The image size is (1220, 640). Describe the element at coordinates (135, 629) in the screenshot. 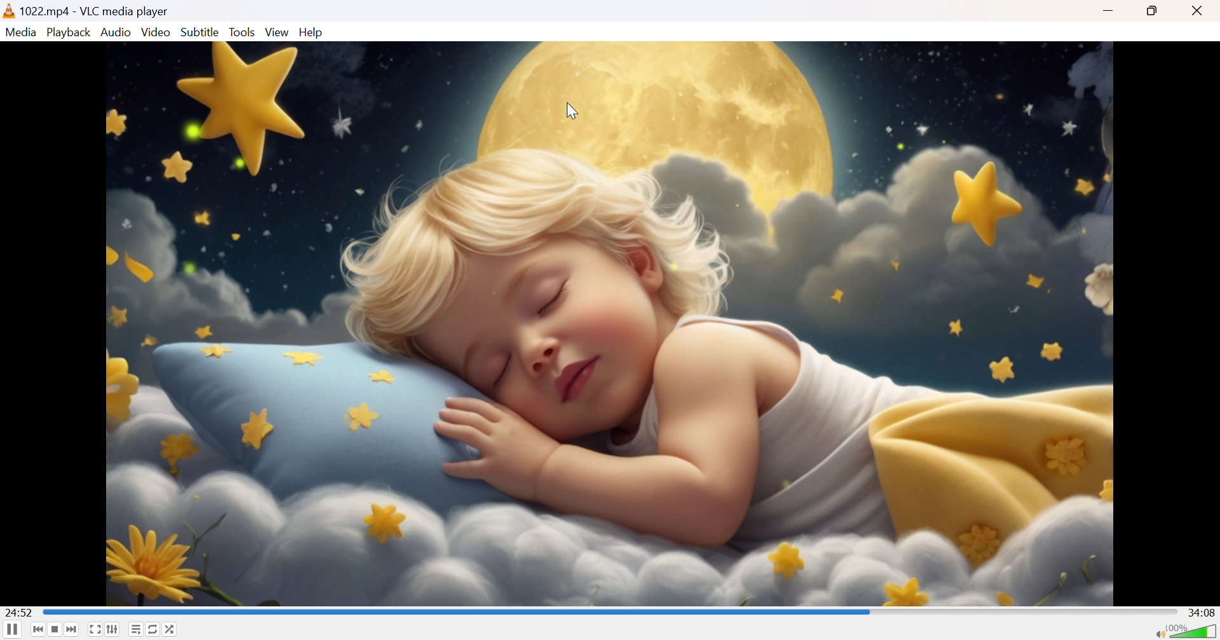

I see `Toggle playlist` at that location.